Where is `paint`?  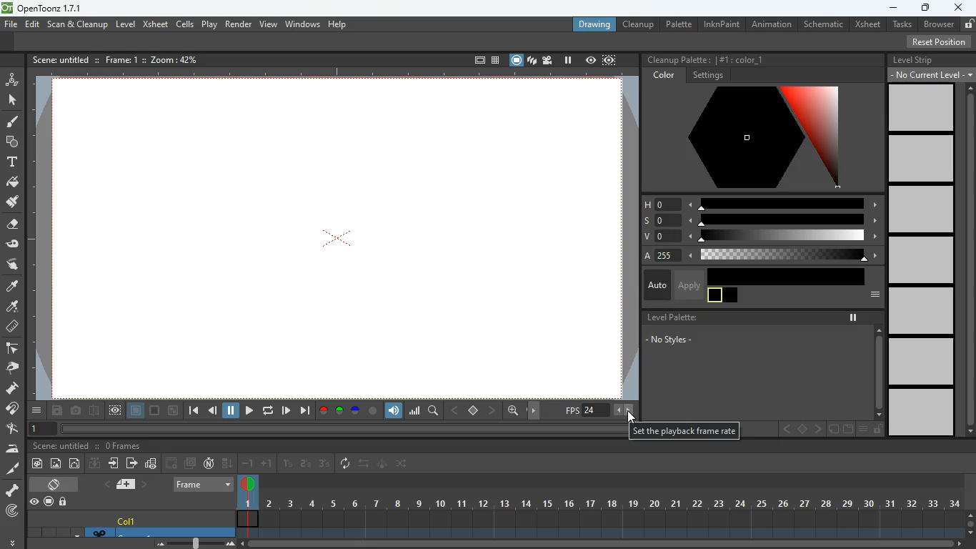
paint is located at coordinates (15, 183).